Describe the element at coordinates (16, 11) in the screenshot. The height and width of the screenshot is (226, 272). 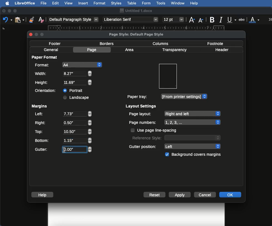
I see `Maximize` at that location.